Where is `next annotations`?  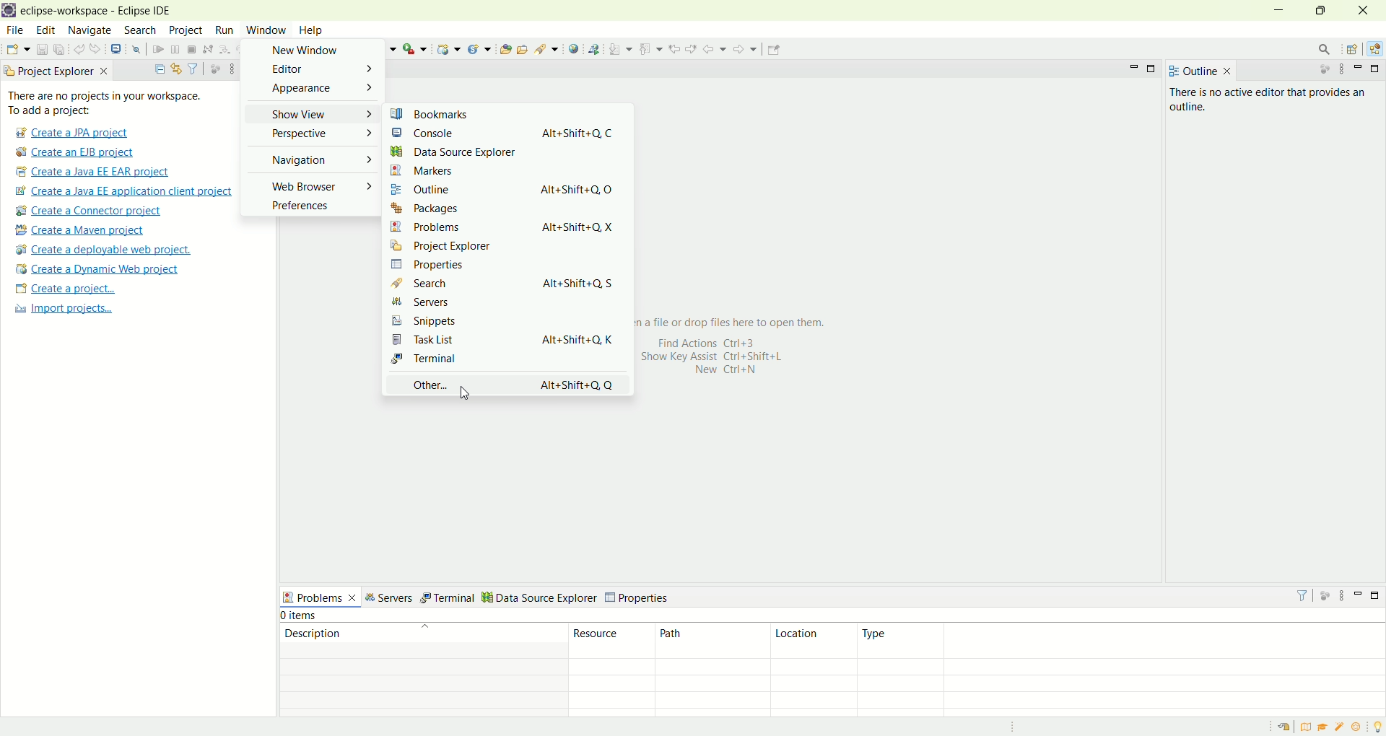 next annotations is located at coordinates (619, 48).